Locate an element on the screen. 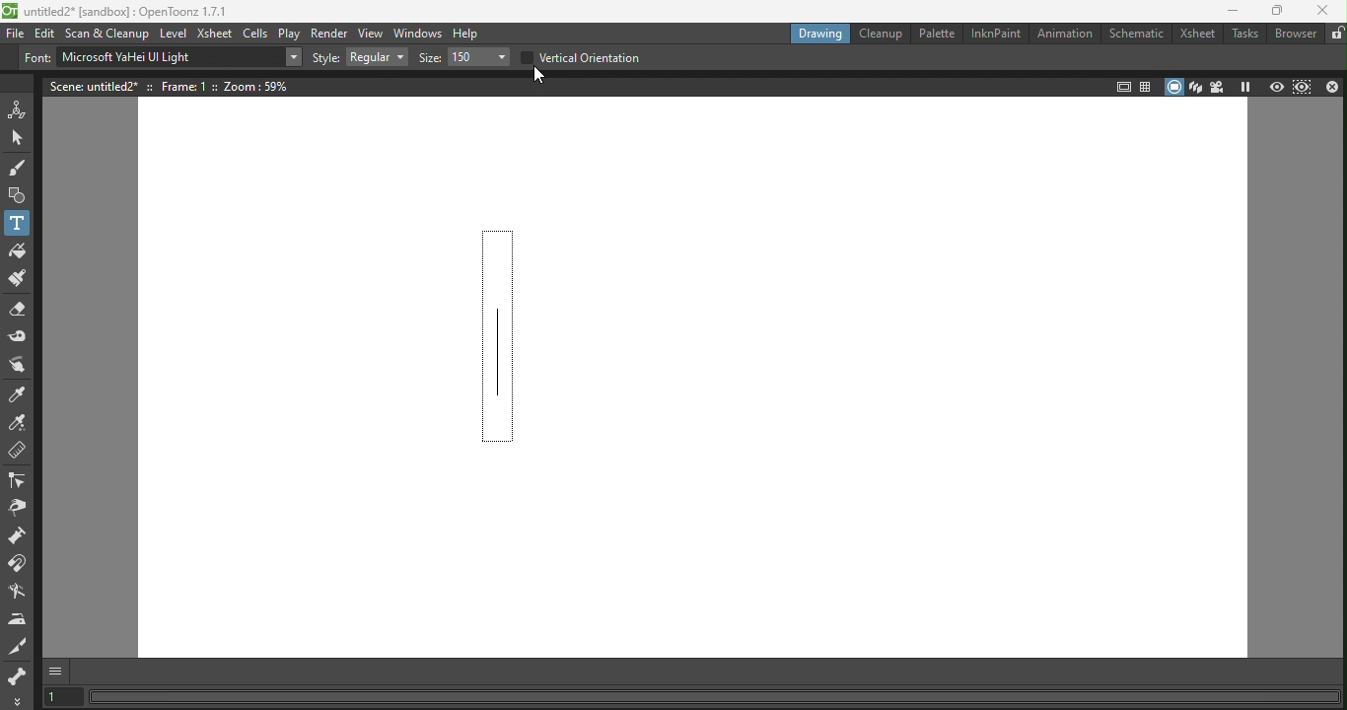  Cursor is located at coordinates (535, 74).